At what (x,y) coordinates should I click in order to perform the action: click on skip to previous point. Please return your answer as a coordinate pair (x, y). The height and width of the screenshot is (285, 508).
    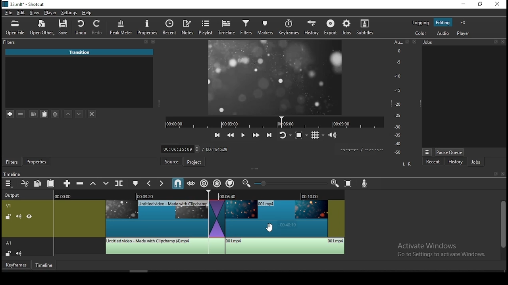
    Looking at the image, I should click on (217, 134).